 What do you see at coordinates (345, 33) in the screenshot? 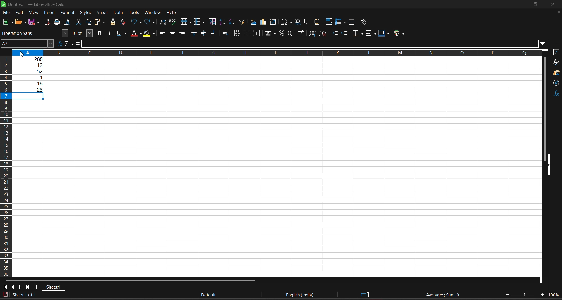
I see `decrease indent` at bounding box center [345, 33].